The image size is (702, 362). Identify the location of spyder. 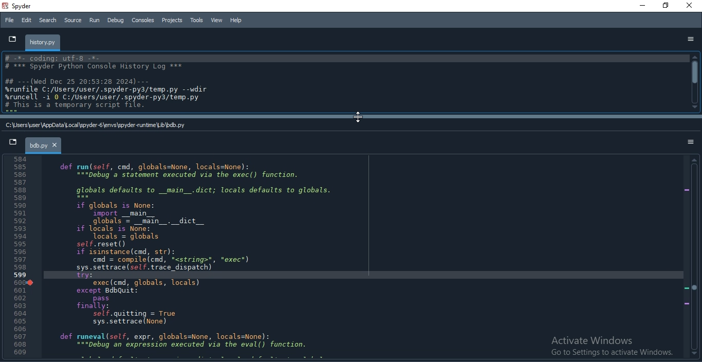
(23, 7).